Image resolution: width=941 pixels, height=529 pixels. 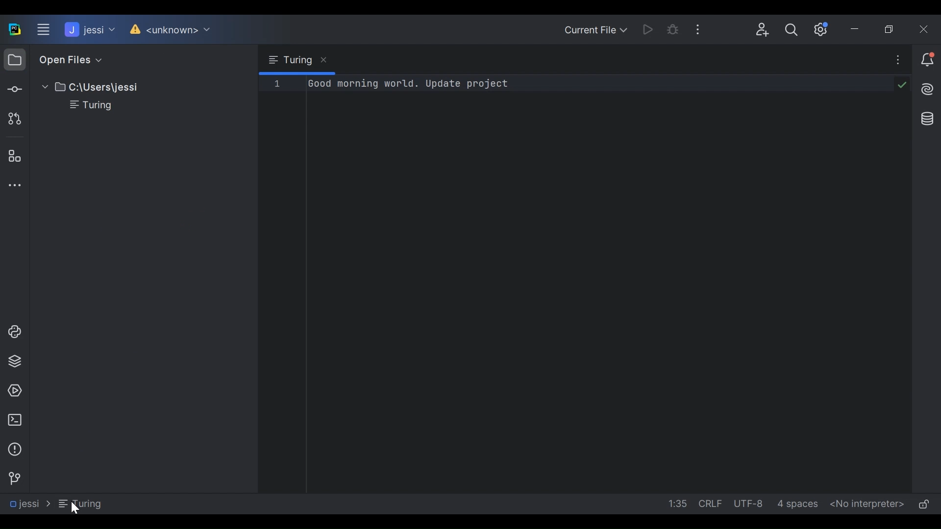 I want to click on Version Control, so click(x=168, y=30).